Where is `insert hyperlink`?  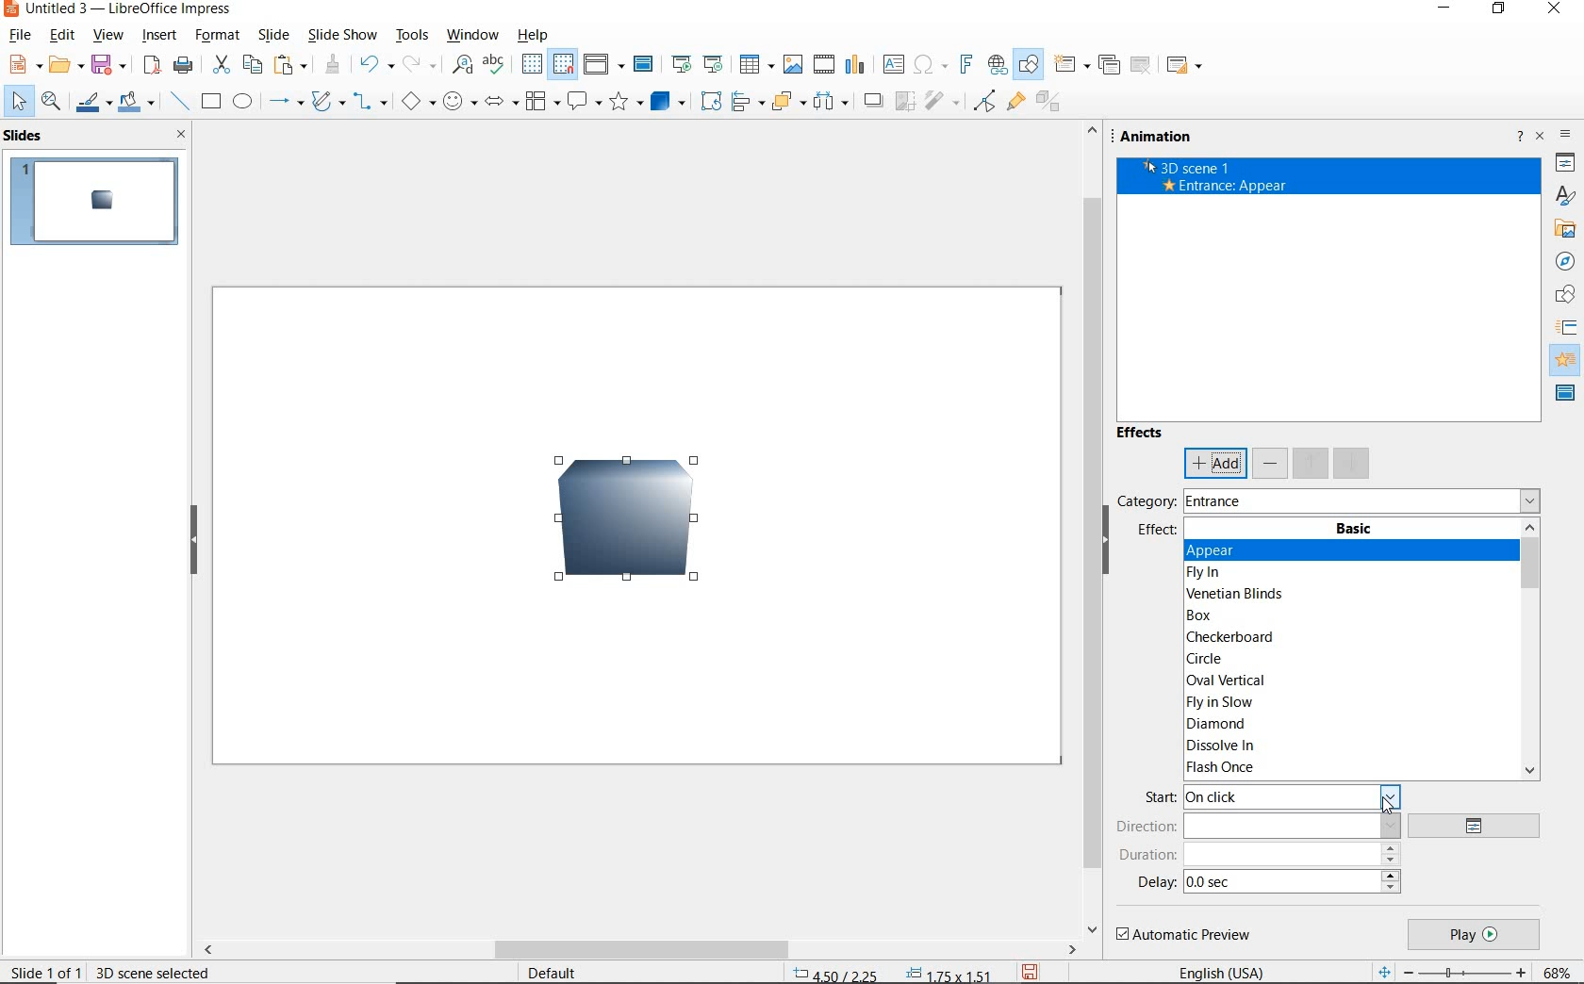 insert hyperlink is located at coordinates (995, 64).